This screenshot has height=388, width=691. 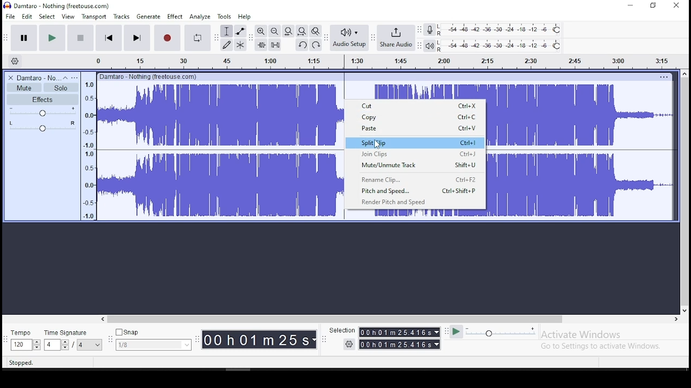 I want to click on toggle buttons, so click(x=57, y=345).